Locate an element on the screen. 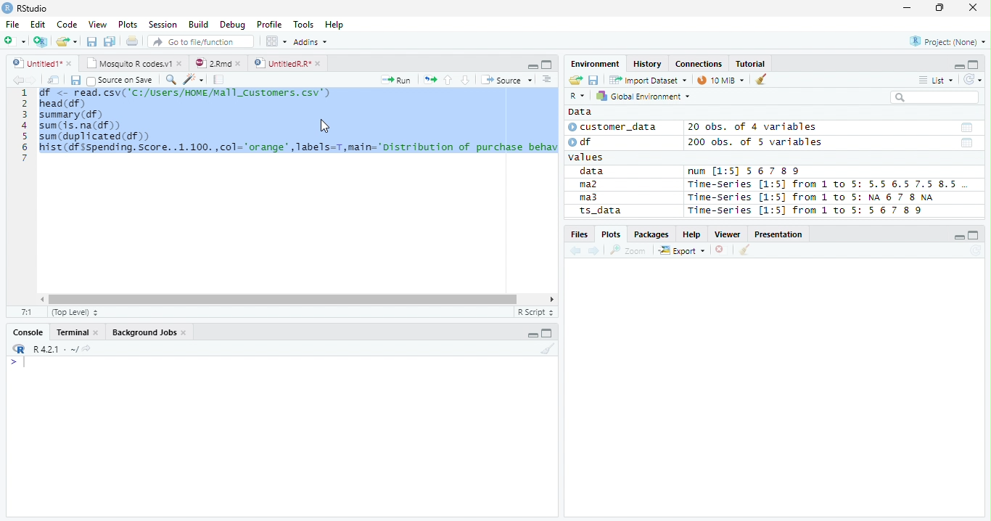 The width and height of the screenshot is (991, 521). Background jobs is located at coordinates (149, 334).